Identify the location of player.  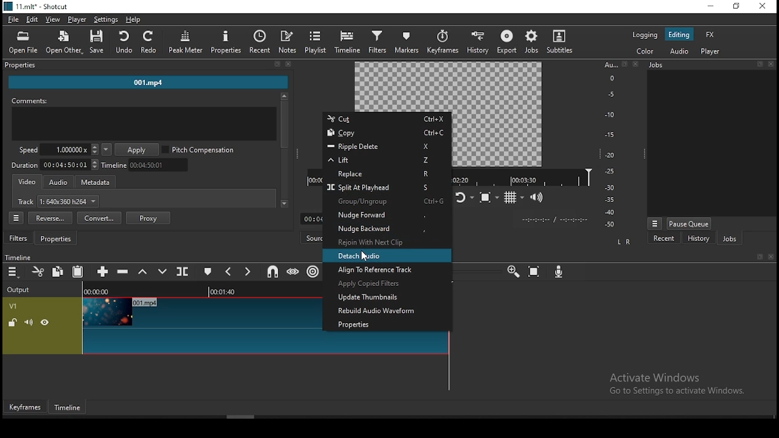
(710, 51).